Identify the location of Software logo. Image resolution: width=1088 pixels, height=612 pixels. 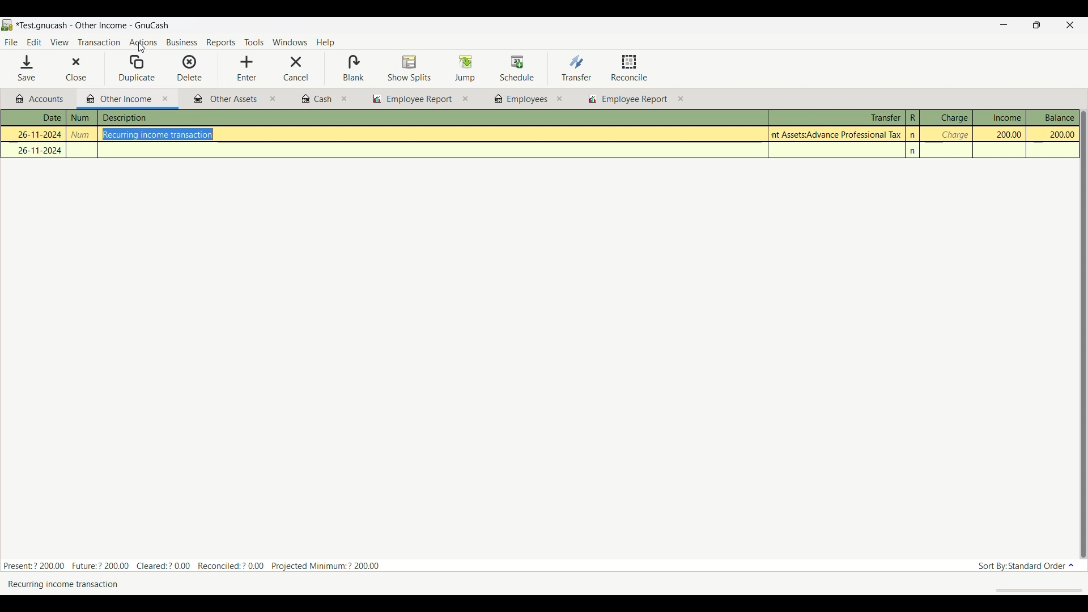
(7, 25).